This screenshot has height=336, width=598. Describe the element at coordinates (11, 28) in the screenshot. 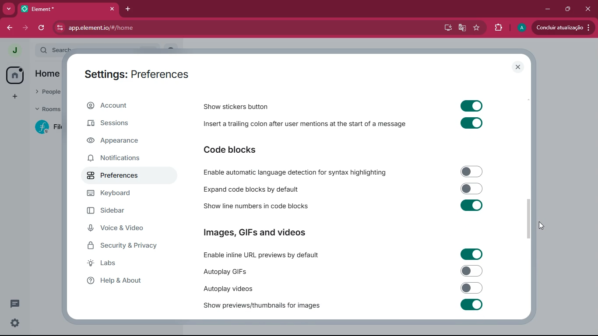

I see `back` at that location.